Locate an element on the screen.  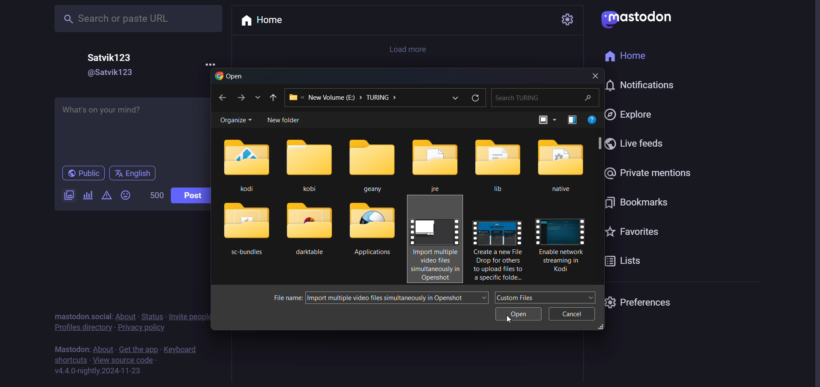
private mention is located at coordinates (645, 172).